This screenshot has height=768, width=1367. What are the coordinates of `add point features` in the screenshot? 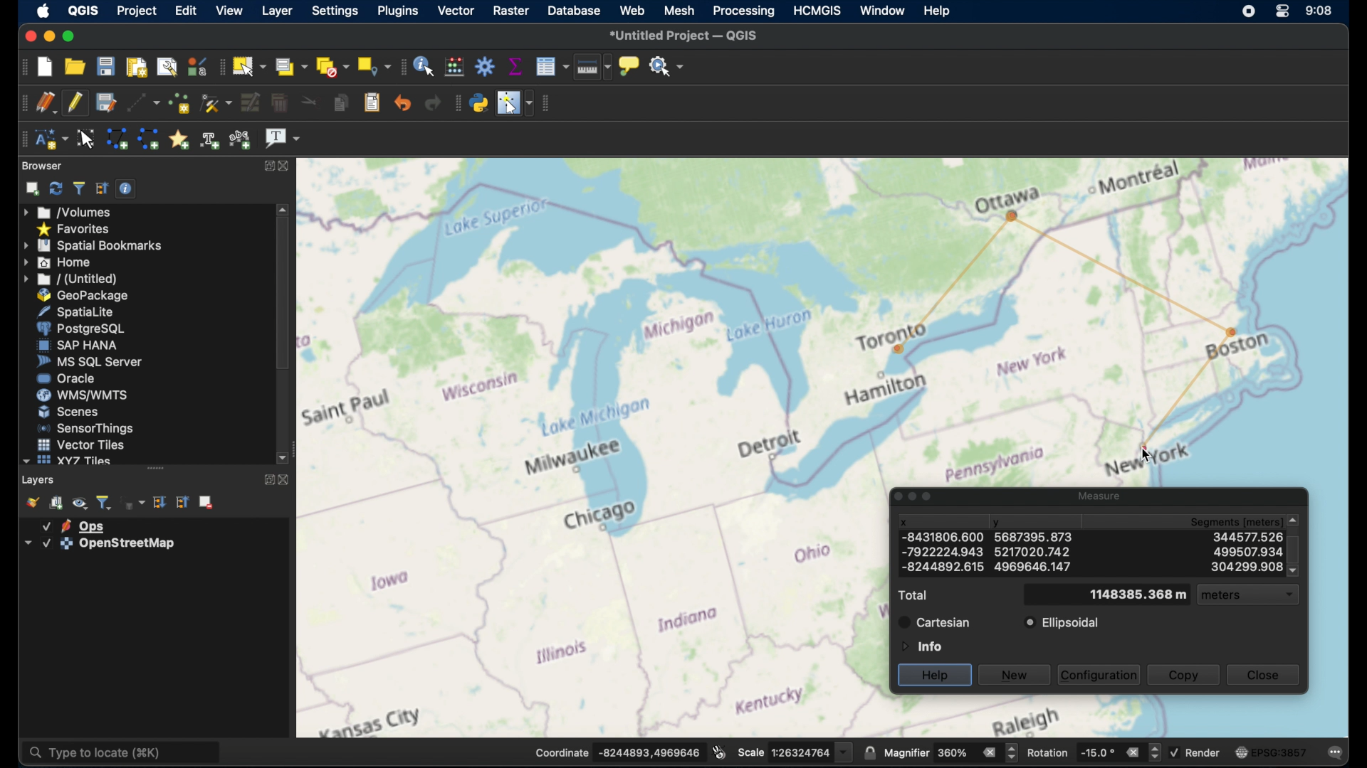 It's located at (179, 102).